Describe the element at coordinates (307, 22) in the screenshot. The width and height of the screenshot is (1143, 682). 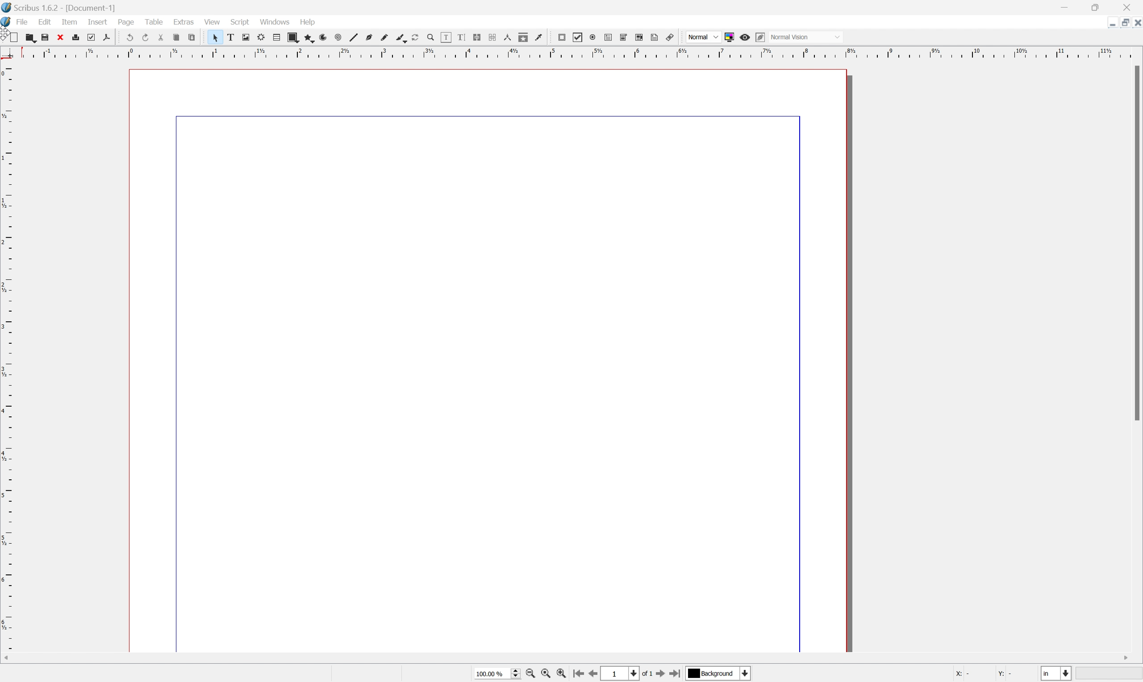
I see `Help` at that location.